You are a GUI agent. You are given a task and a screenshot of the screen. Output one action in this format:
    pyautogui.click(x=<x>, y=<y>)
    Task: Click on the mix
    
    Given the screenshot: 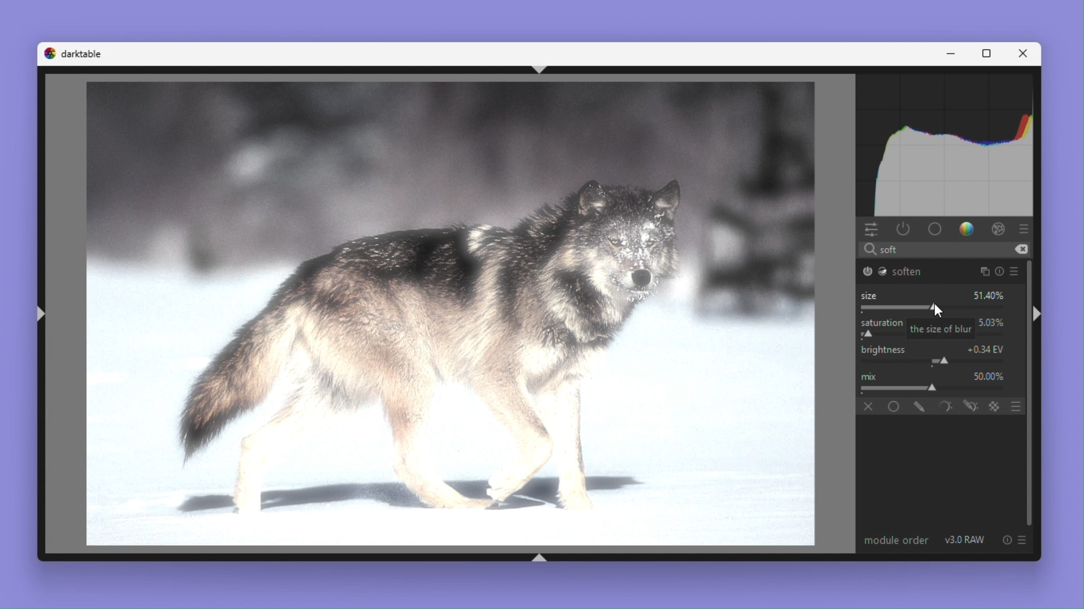 What is the action you would take?
    pyautogui.click(x=871, y=375)
    